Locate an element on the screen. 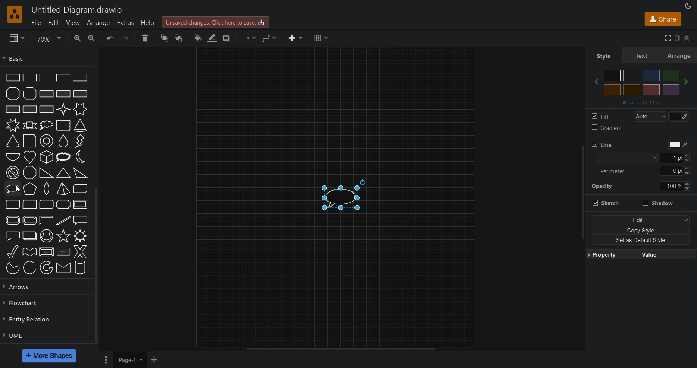 This screenshot has height=368, width=697. Frame Corner is located at coordinates (47, 220).